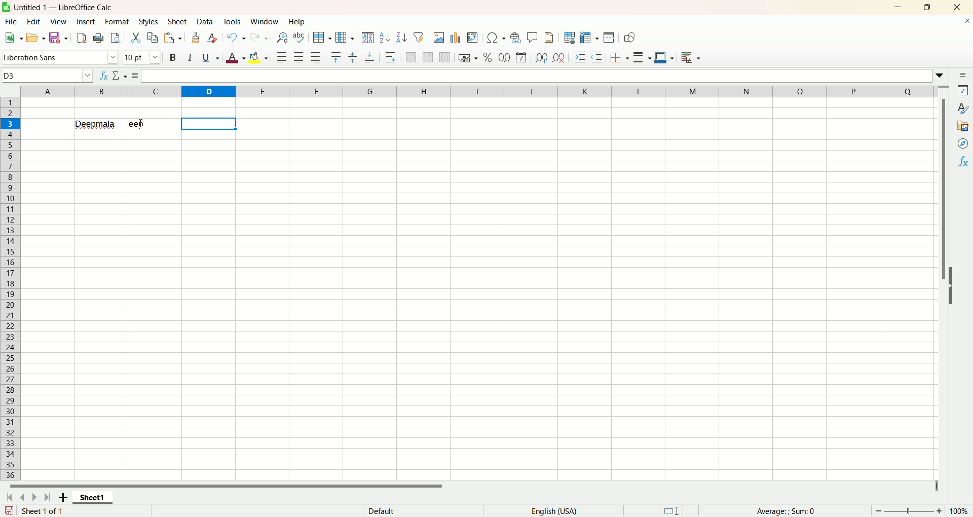 This screenshot has width=973, height=517. What do you see at coordinates (411, 57) in the screenshot?
I see `Merge and center` at bounding box center [411, 57].